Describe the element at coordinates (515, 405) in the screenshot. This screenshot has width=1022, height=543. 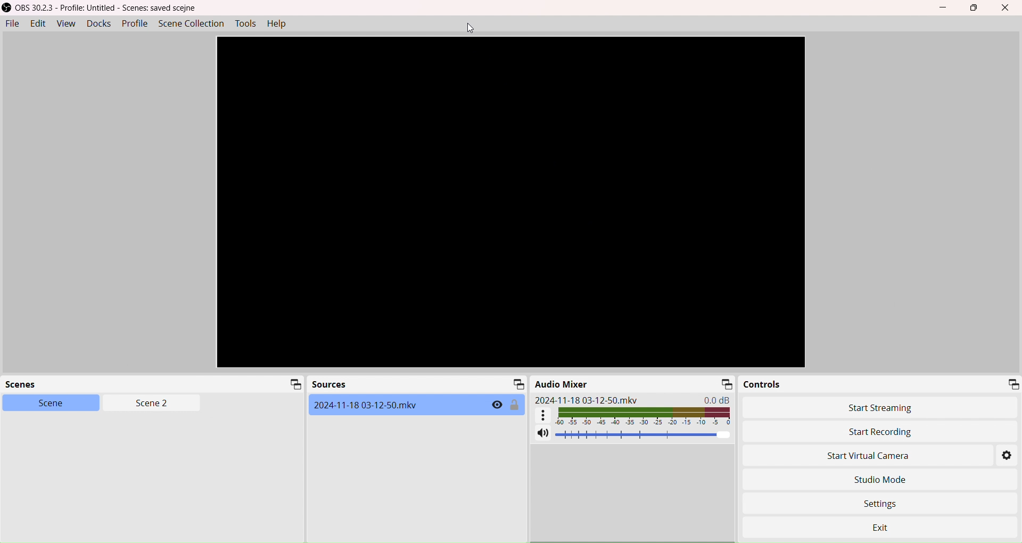
I see `Toggle Lock` at that location.